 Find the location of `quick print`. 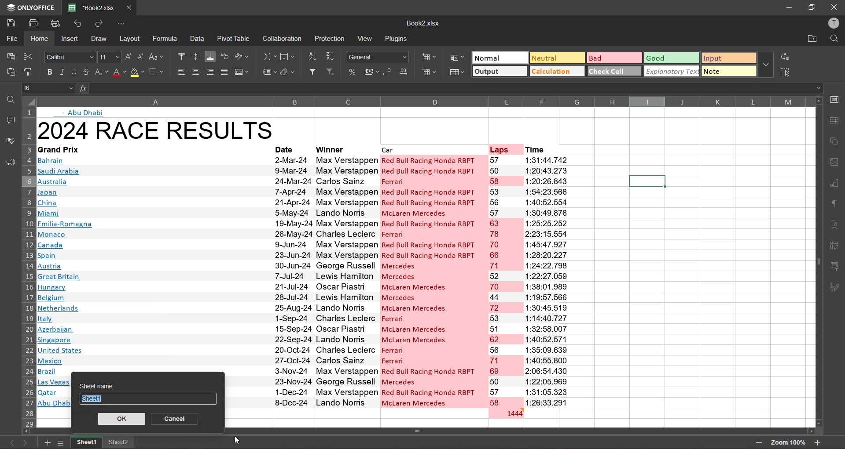

quick print is located at coordinates (58, 24).